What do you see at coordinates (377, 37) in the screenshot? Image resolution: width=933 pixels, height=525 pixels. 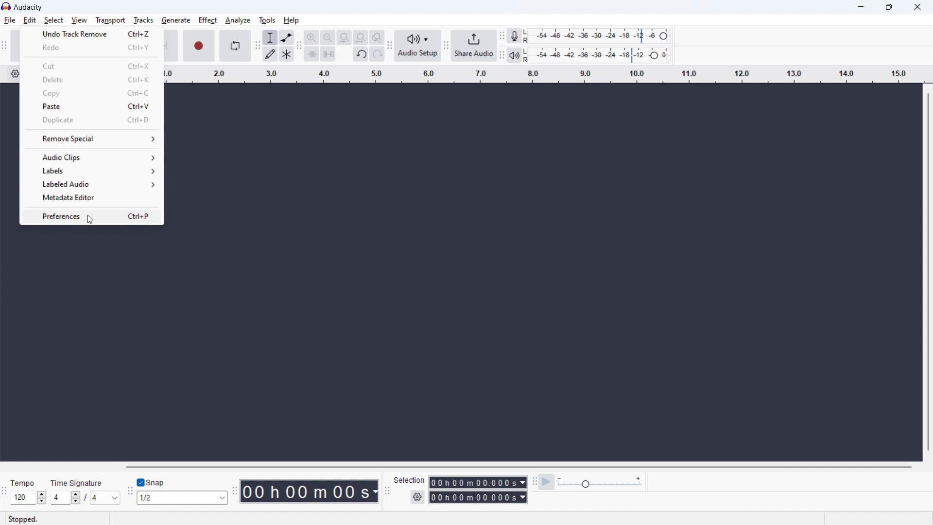 I see `toggle zoom` at bounding box center [377, 37].